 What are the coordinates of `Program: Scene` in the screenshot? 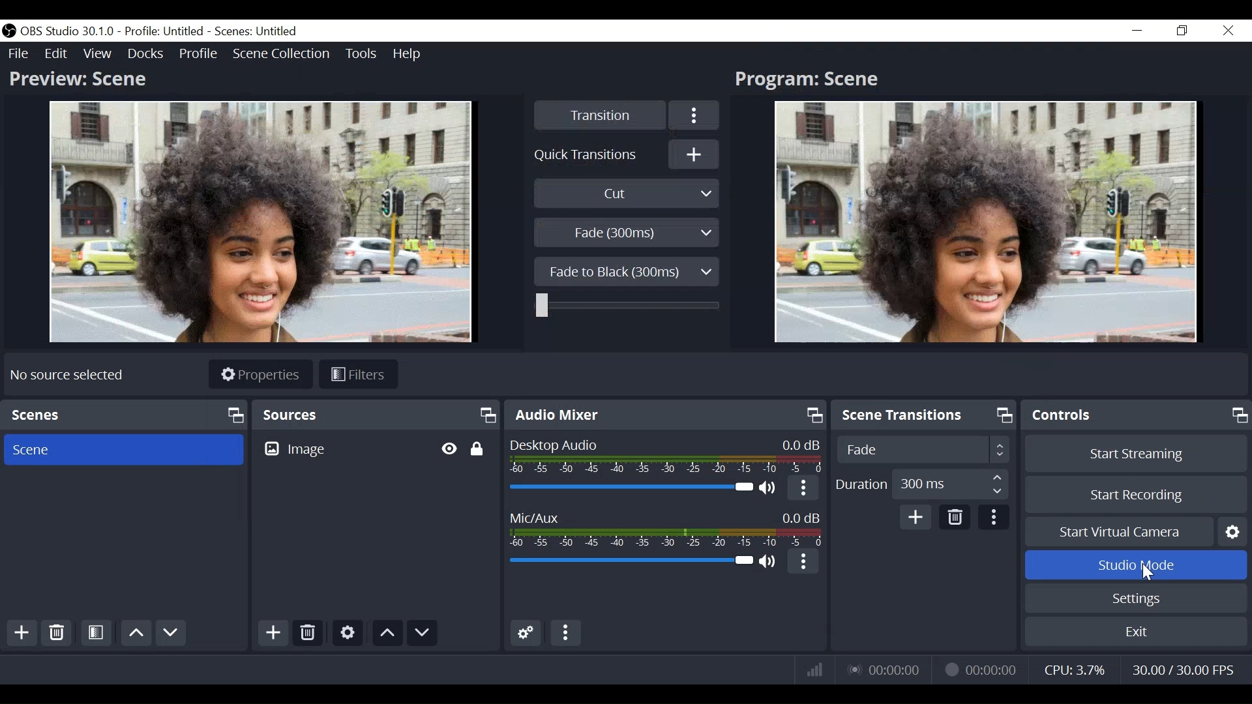 It's located at (809, 81).